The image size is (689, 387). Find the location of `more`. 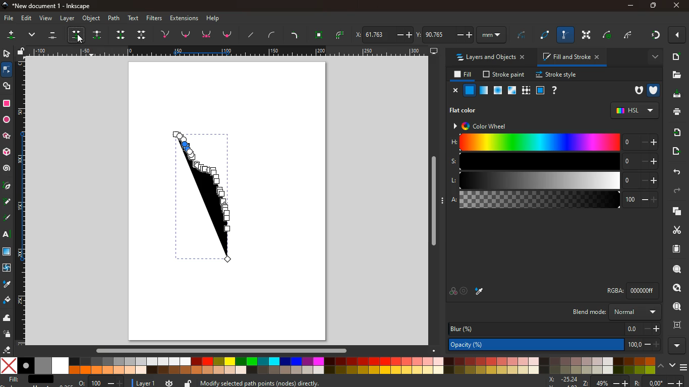

more is located at coordinates (679, 346).